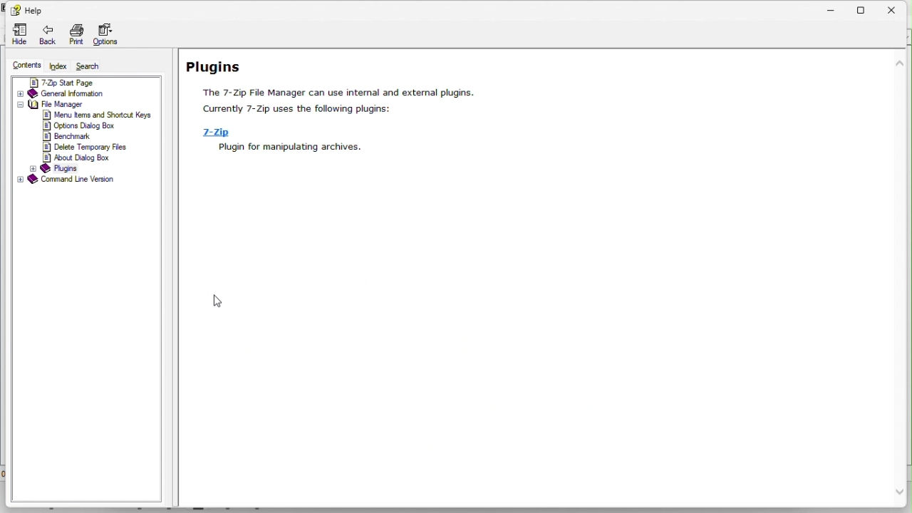 This screenshot has height=513, width=912. What do you see at coordinates (57, 167) in the screenshot?
I see `plugins` at bounding box center [57, 167].